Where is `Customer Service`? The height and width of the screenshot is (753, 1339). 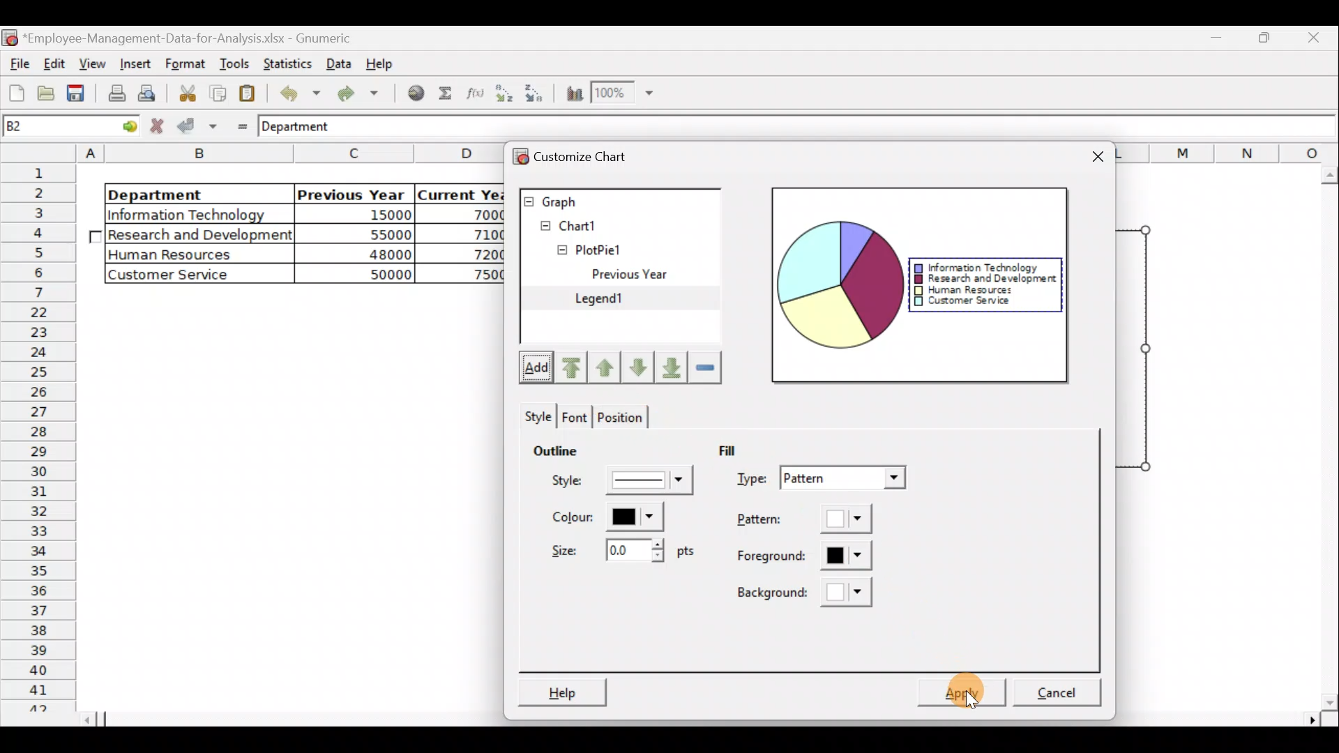 Customer Service is located at coordinates (185, 275).